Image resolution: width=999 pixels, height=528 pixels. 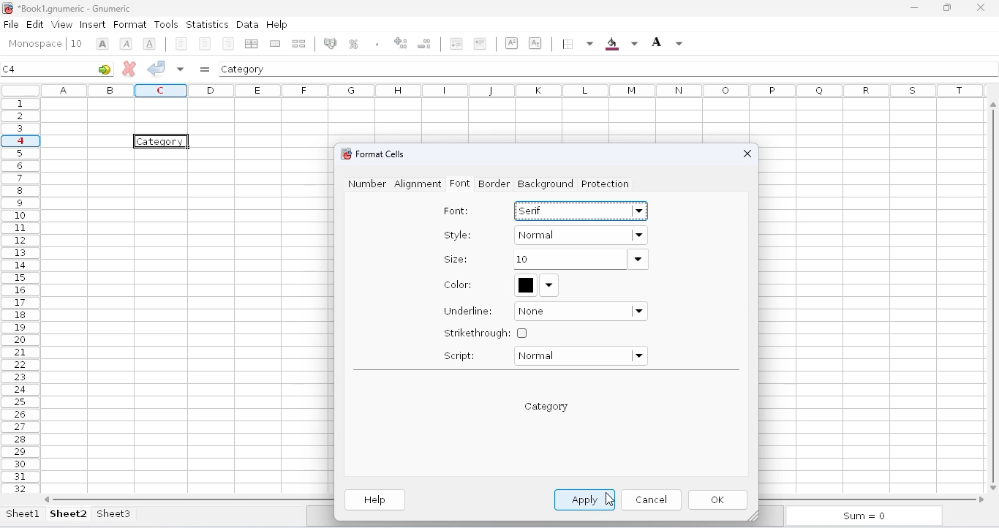 I want to click on cursor, so click(x=610, y=499).